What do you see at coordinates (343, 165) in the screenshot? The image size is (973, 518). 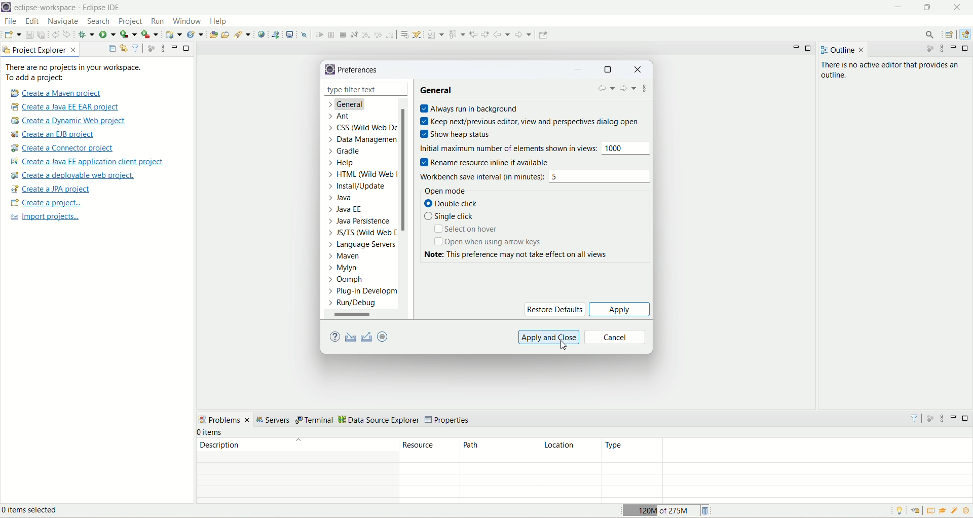 I see `Help` at bounding box center [343, 165].